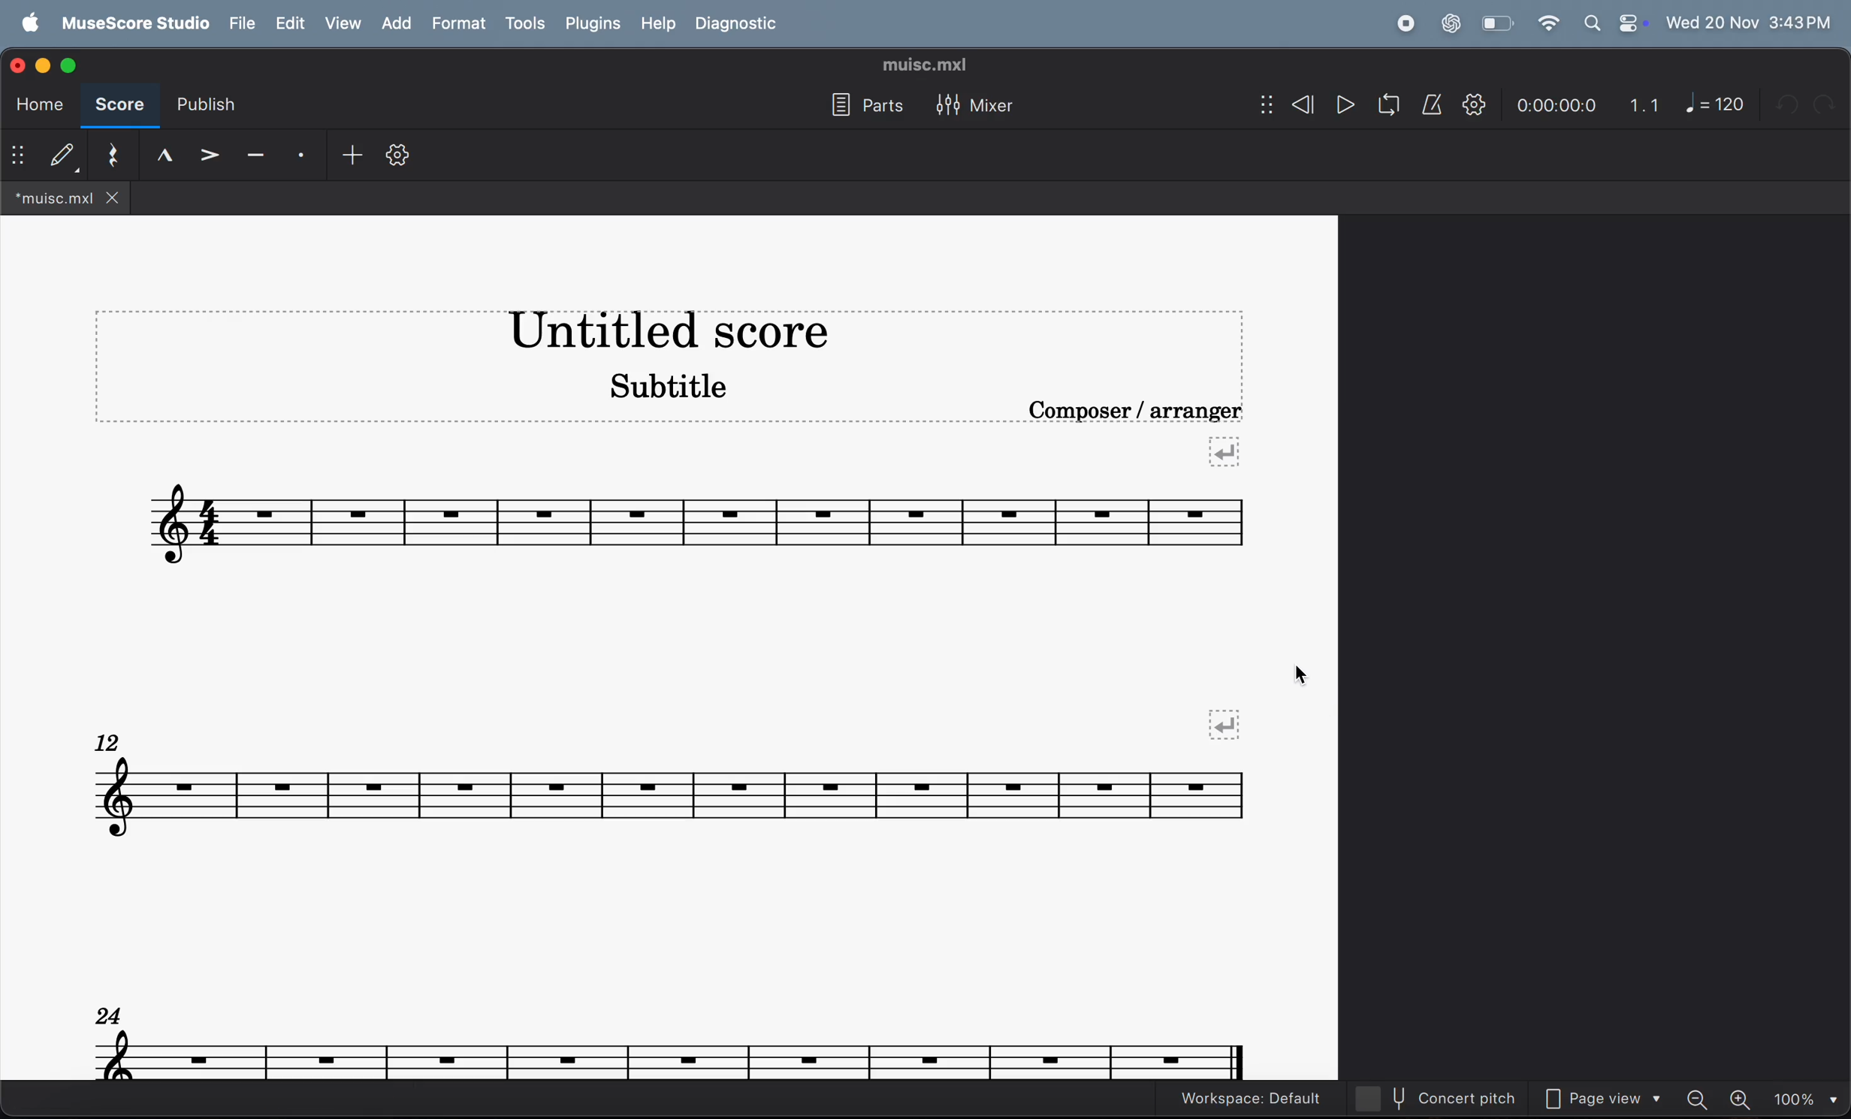 The image size is (1851, 1119). What do you see at coordinates (66, 198) in the screenshot?
I see `file name` at bounding box center [66, 198].